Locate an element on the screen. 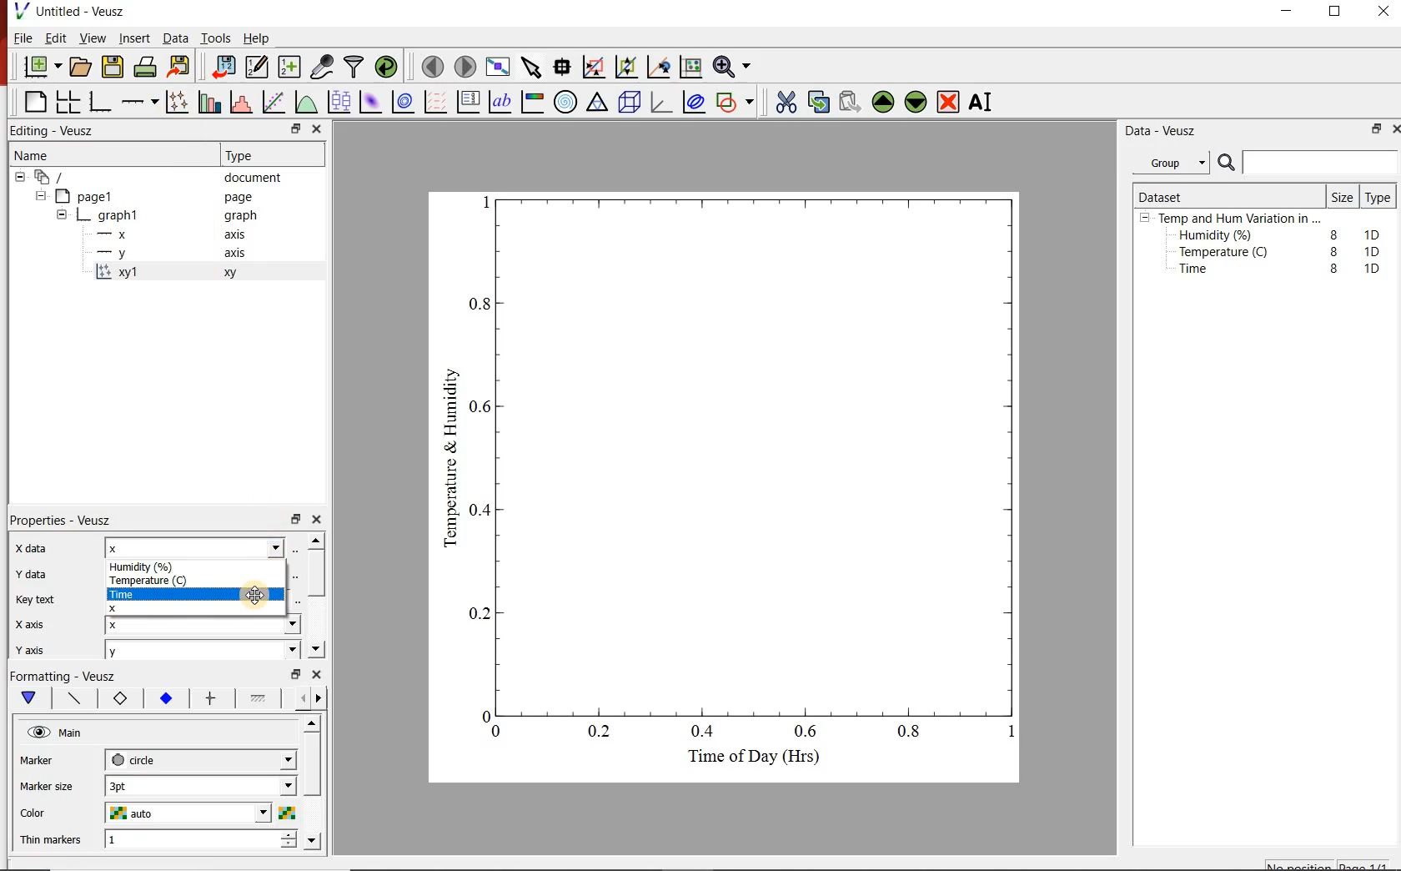 The image size is (1401, 871). Name is located at coordinates (47, 157).